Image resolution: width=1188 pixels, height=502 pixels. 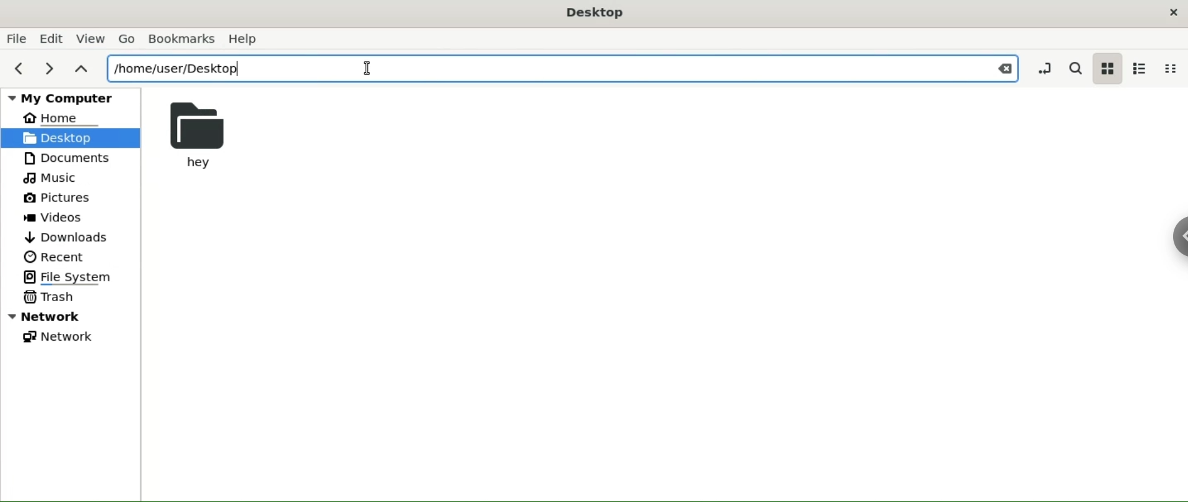 I want to click on go, so click(x=129, y=39).